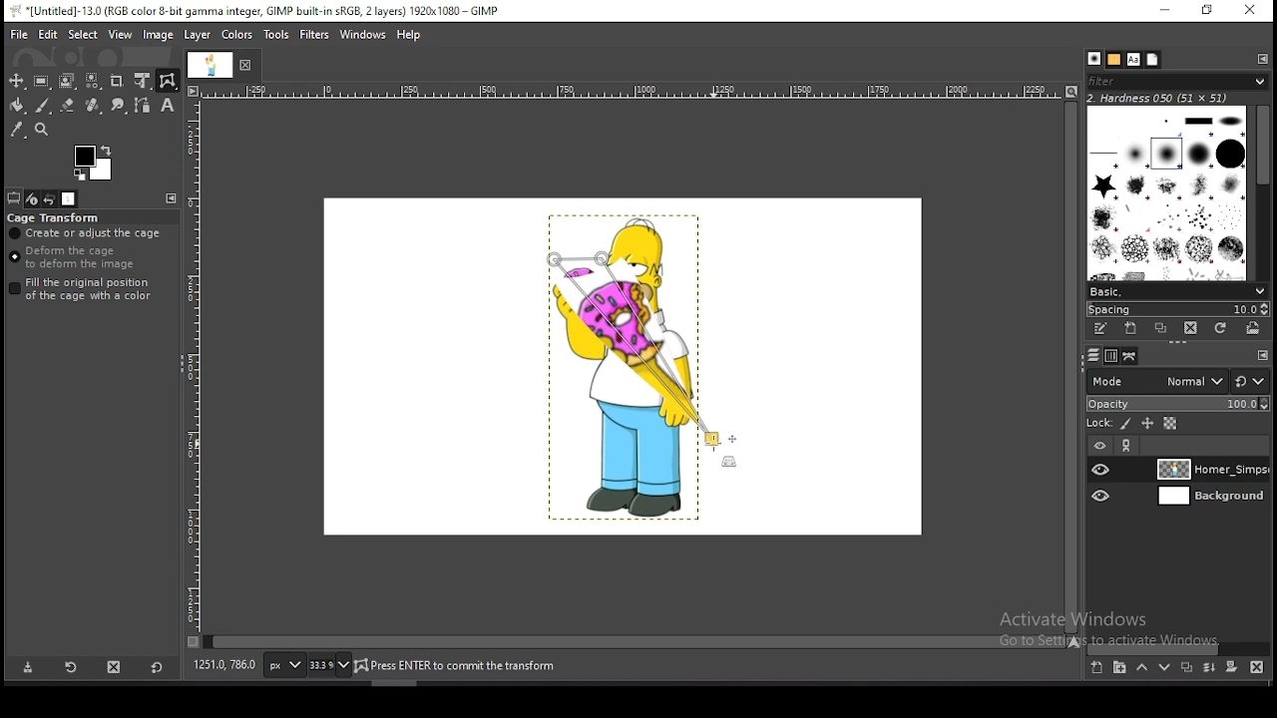  What do you see at coordinates (199, 36) in the screenshot?
I see `layer` at bounding box center [199, 36].